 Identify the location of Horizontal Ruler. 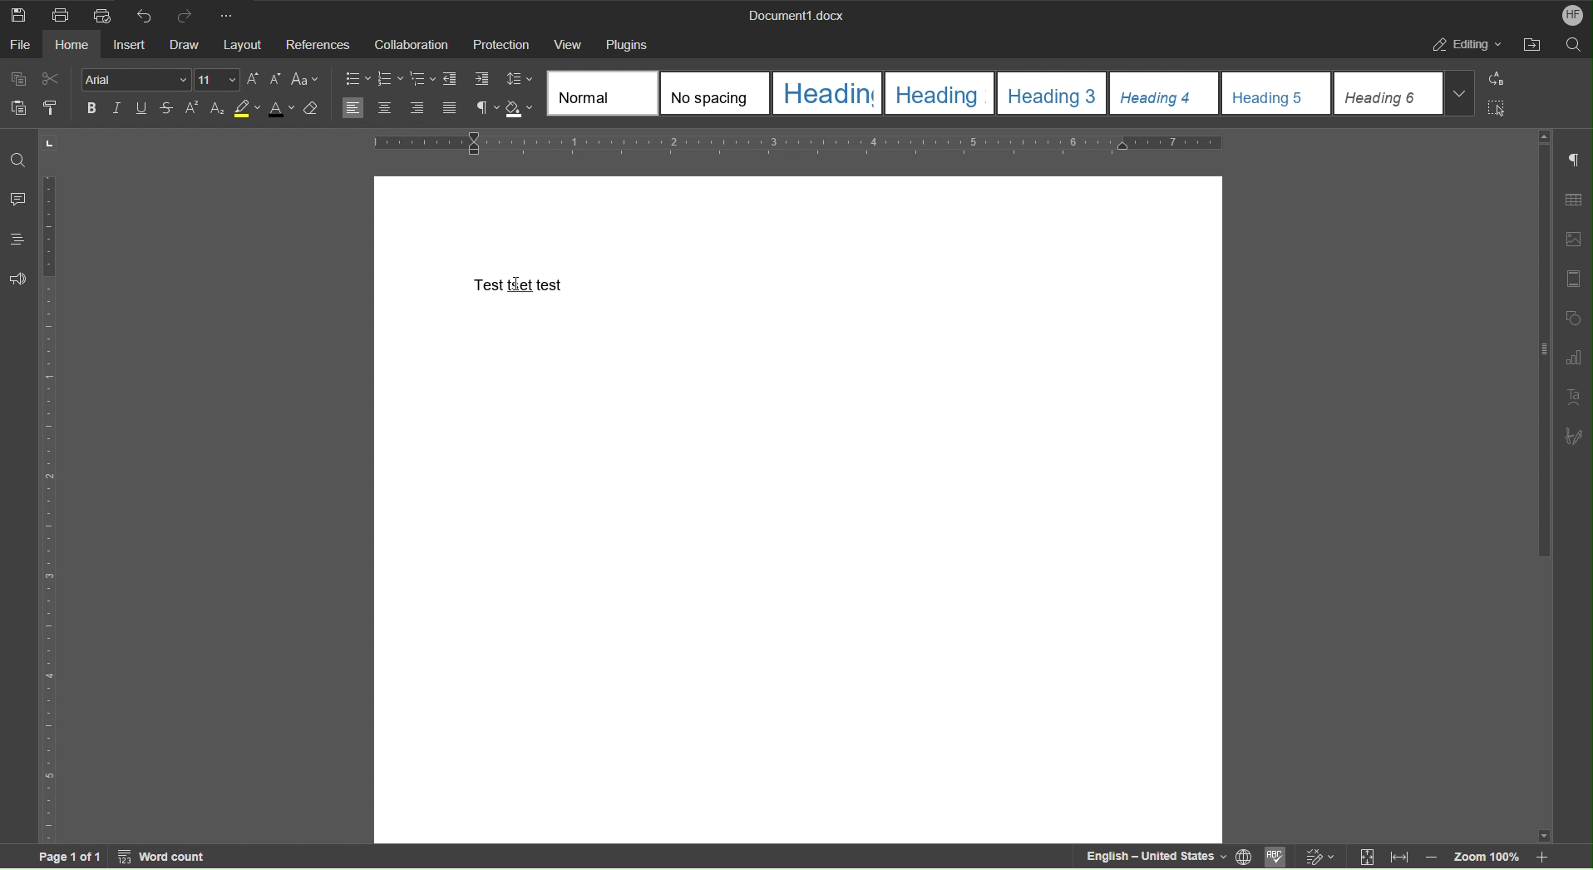
(793, 146).